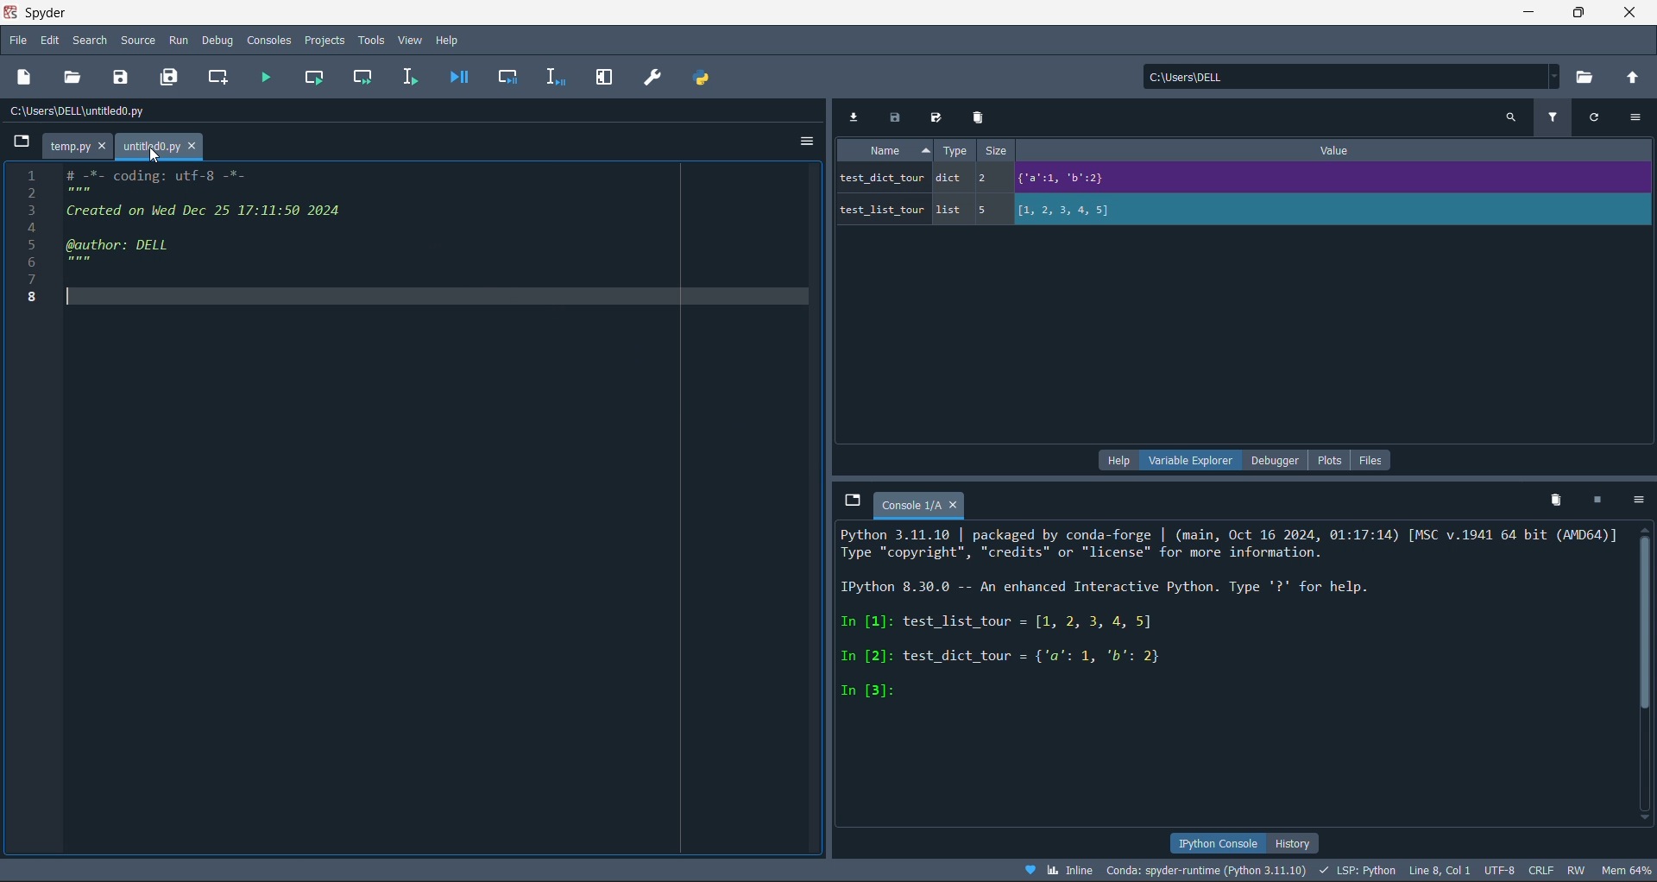 The image size is (1657, 882). Describe the element at coordinates (268, 76) in the screenshot. I see `run file` at that location.